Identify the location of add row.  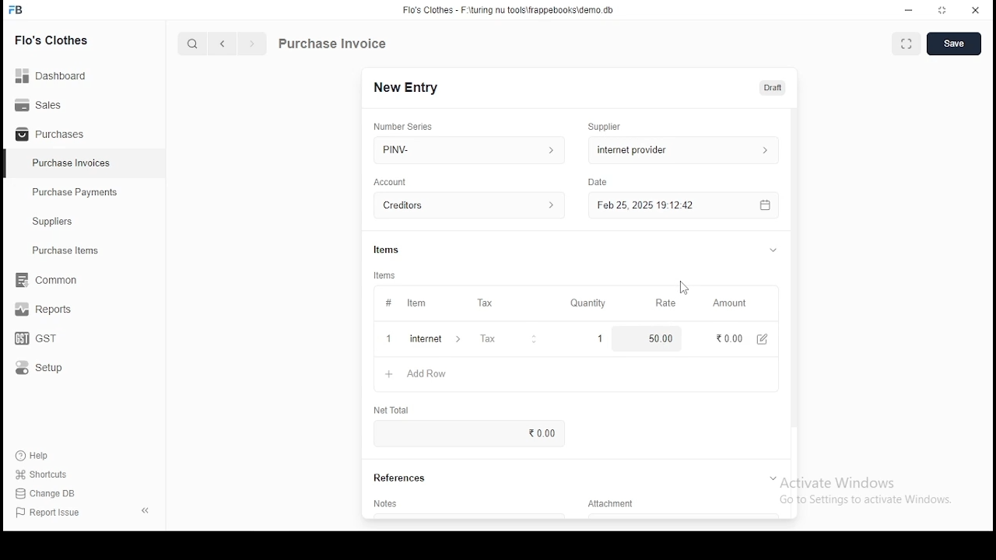
(421, 374).